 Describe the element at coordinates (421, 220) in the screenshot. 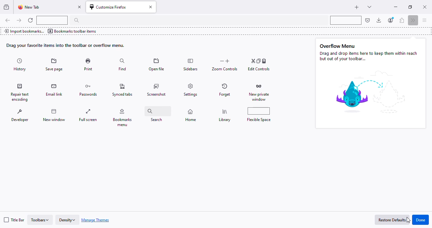

I see `done` at that location.